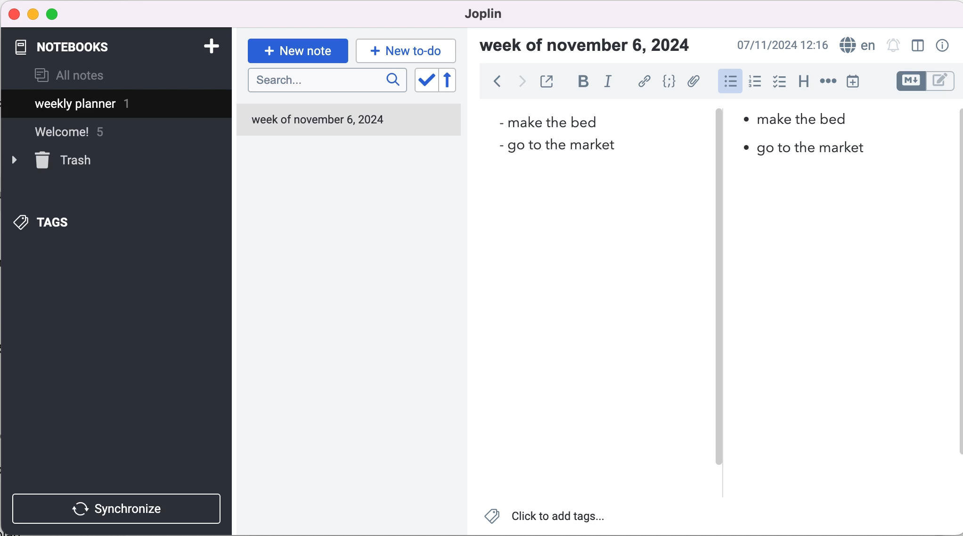 Image resolution: width=963 pixels, height=536 pixels. What do you see at coordinates (669, 82) in the screenshot?
I see `code` at bounding box center [669, 82].